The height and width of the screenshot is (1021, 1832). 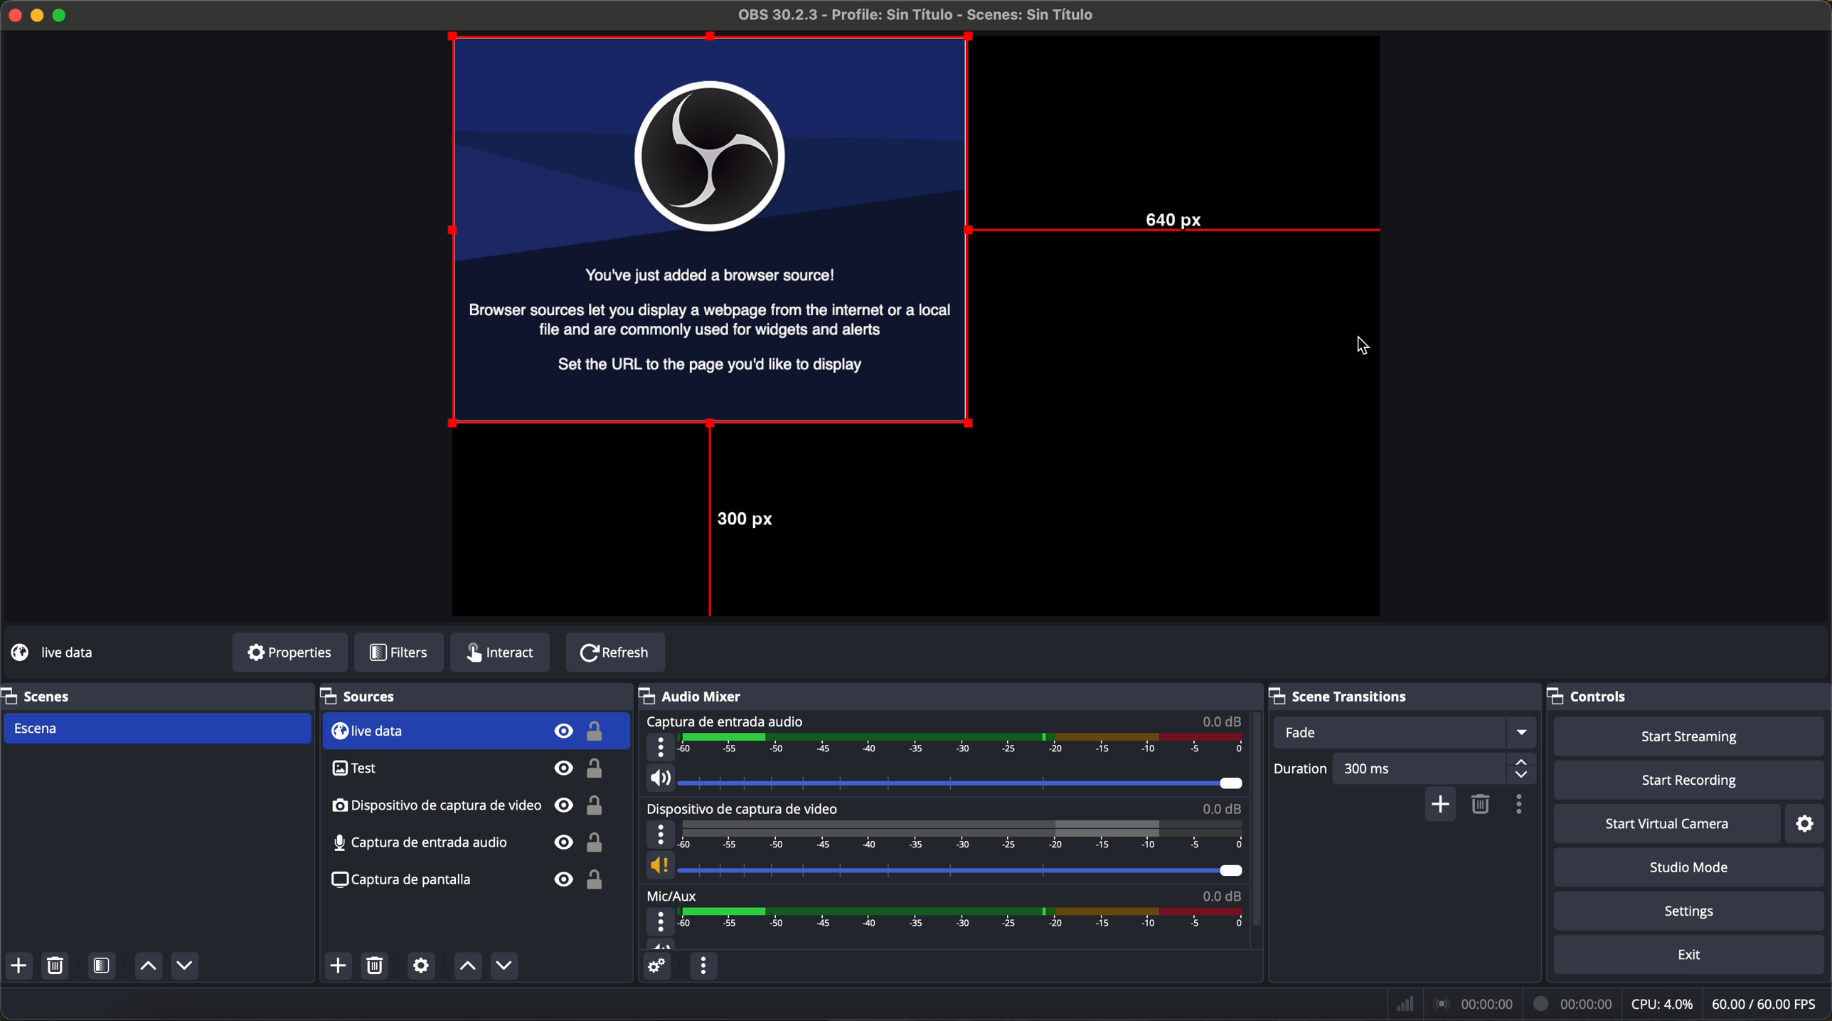 I want to click on scene, so click(x=159, y=728).